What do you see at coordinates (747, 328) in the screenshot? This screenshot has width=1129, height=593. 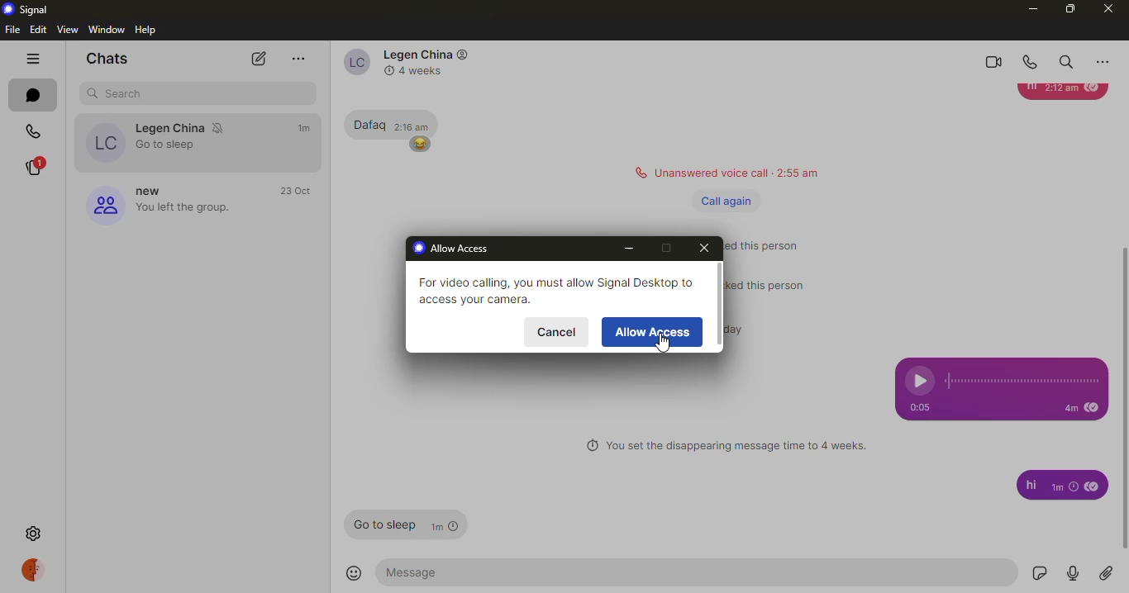 I see `today` at bounding box center [747, 328].